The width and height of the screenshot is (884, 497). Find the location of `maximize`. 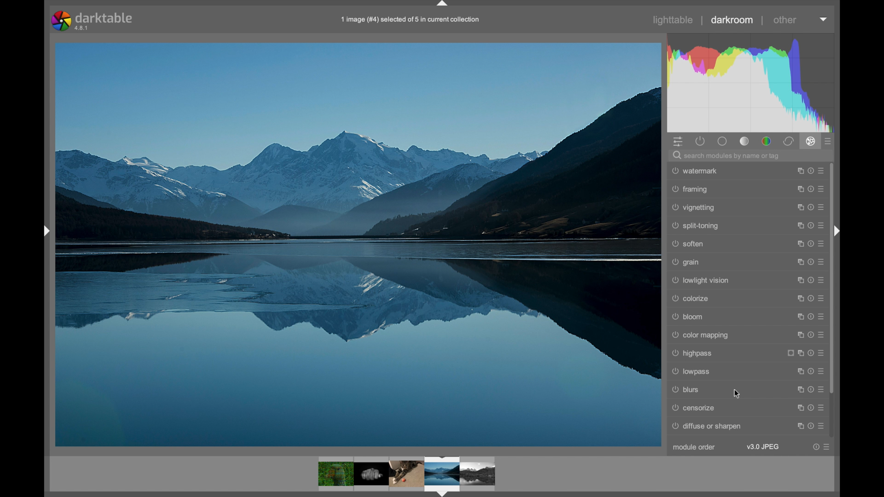

maximize is located at coordinates (799, 244).